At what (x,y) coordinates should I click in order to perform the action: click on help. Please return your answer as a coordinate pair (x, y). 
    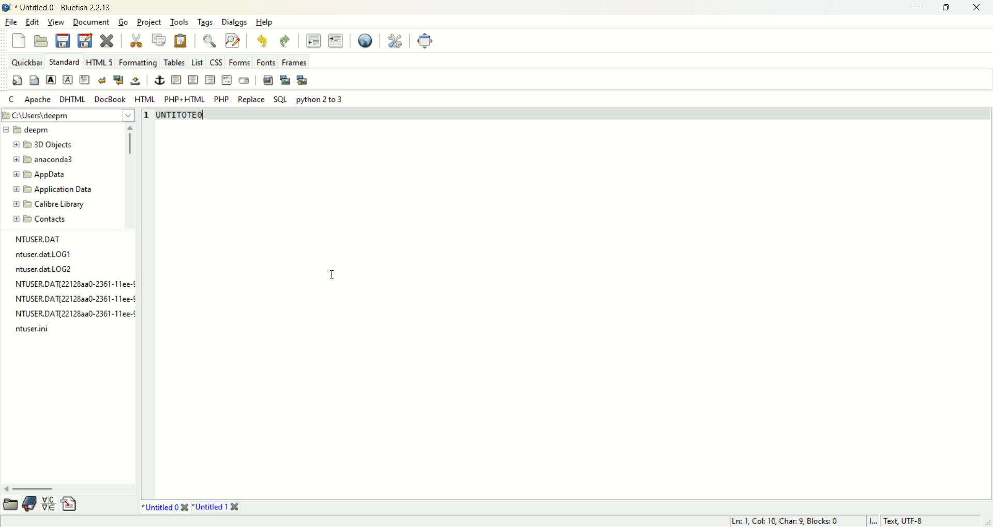
    Looking at the image, I should click on (265, 22).